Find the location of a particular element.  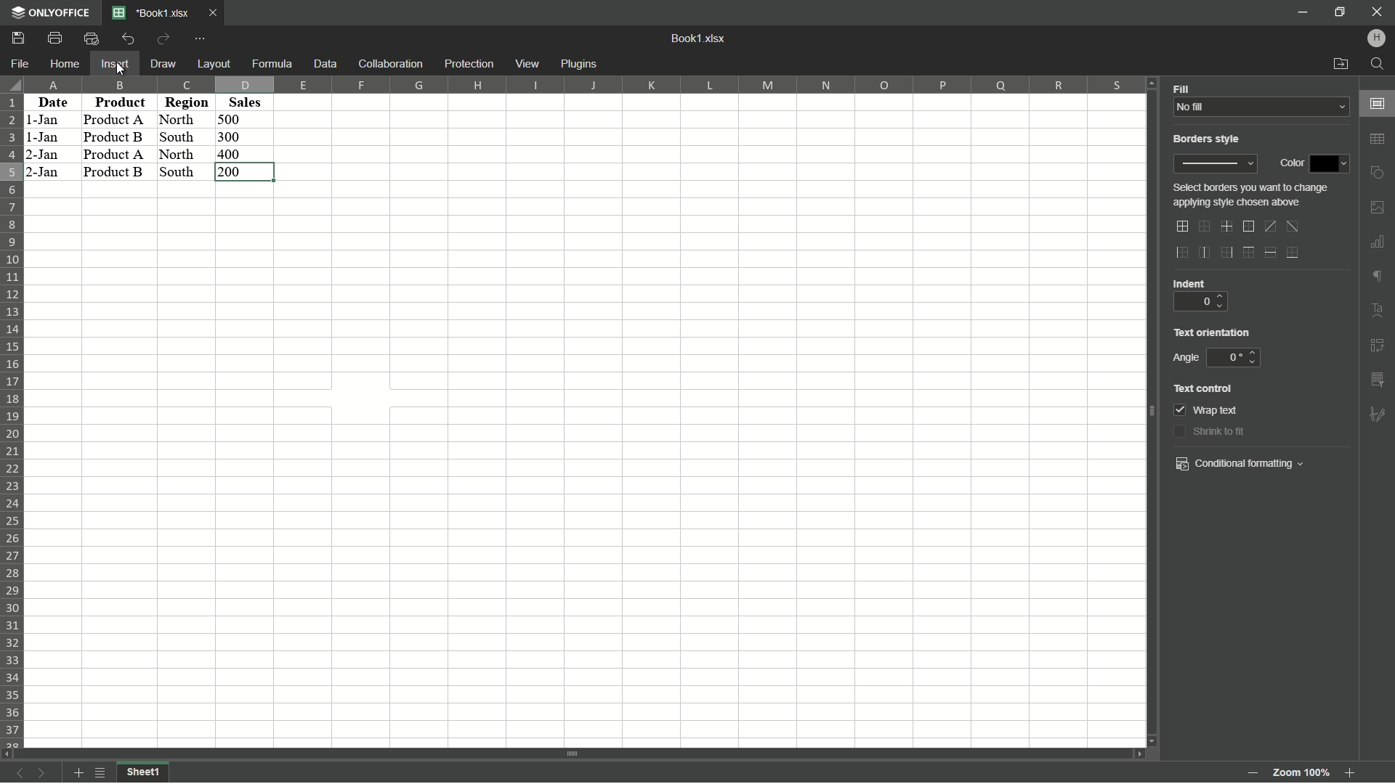

scroll left is located at coordinates (9, 753).